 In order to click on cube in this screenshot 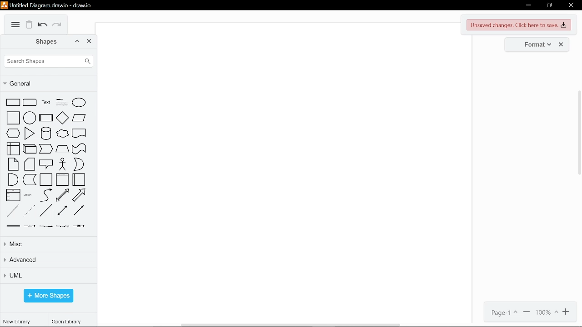, I will do `click(30, 149)`.